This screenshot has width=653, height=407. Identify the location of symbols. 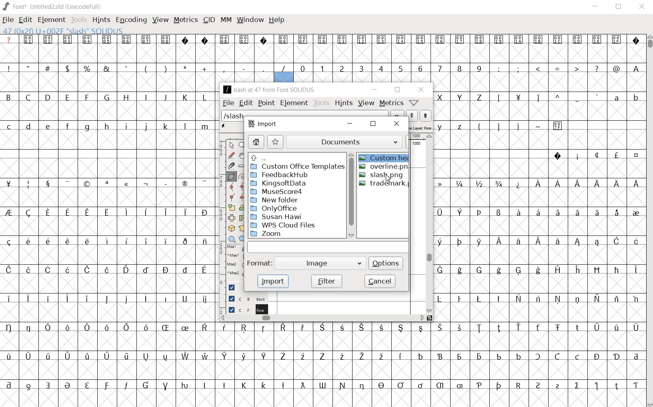
(546, 98).